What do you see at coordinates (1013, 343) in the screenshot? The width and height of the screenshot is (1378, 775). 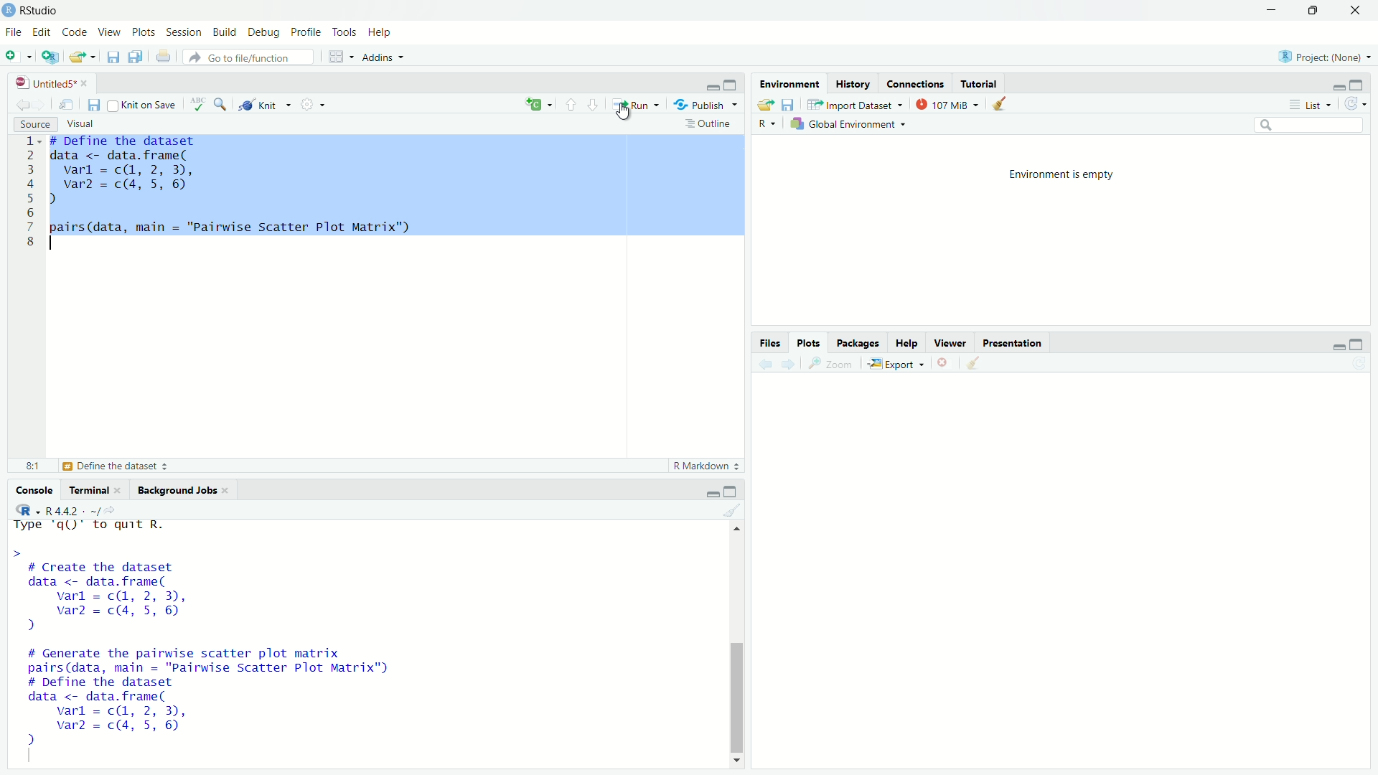 I see `Presentation` at bounding box center [1013, 343].